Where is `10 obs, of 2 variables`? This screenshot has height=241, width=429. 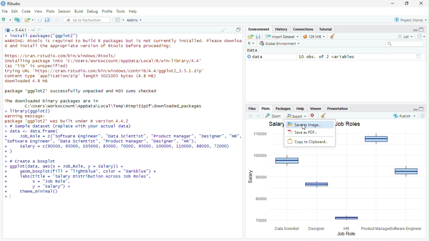
10 obs, of 2 variables is located at coordinates (361, 57).